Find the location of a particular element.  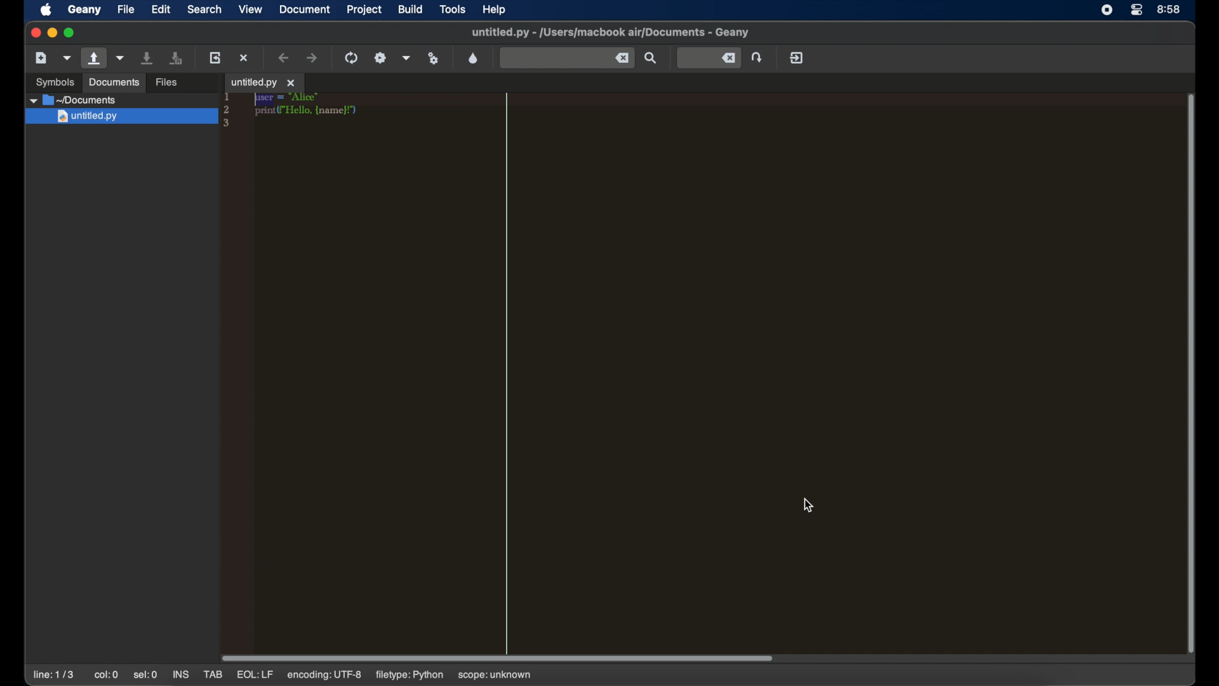

create a new file from template is located at coordinates (67, 58).